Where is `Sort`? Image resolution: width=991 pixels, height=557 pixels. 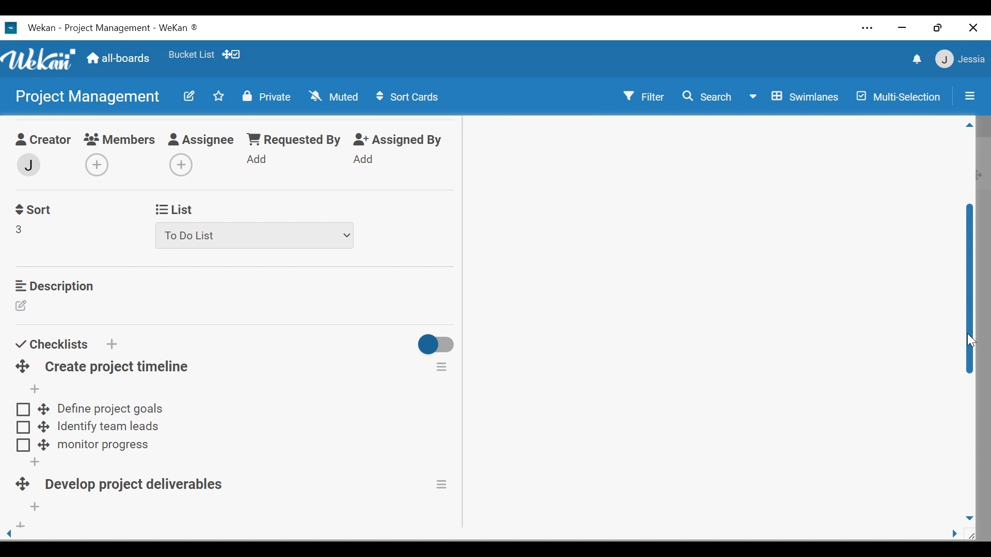 Sort is located at coordinates (33, 210).